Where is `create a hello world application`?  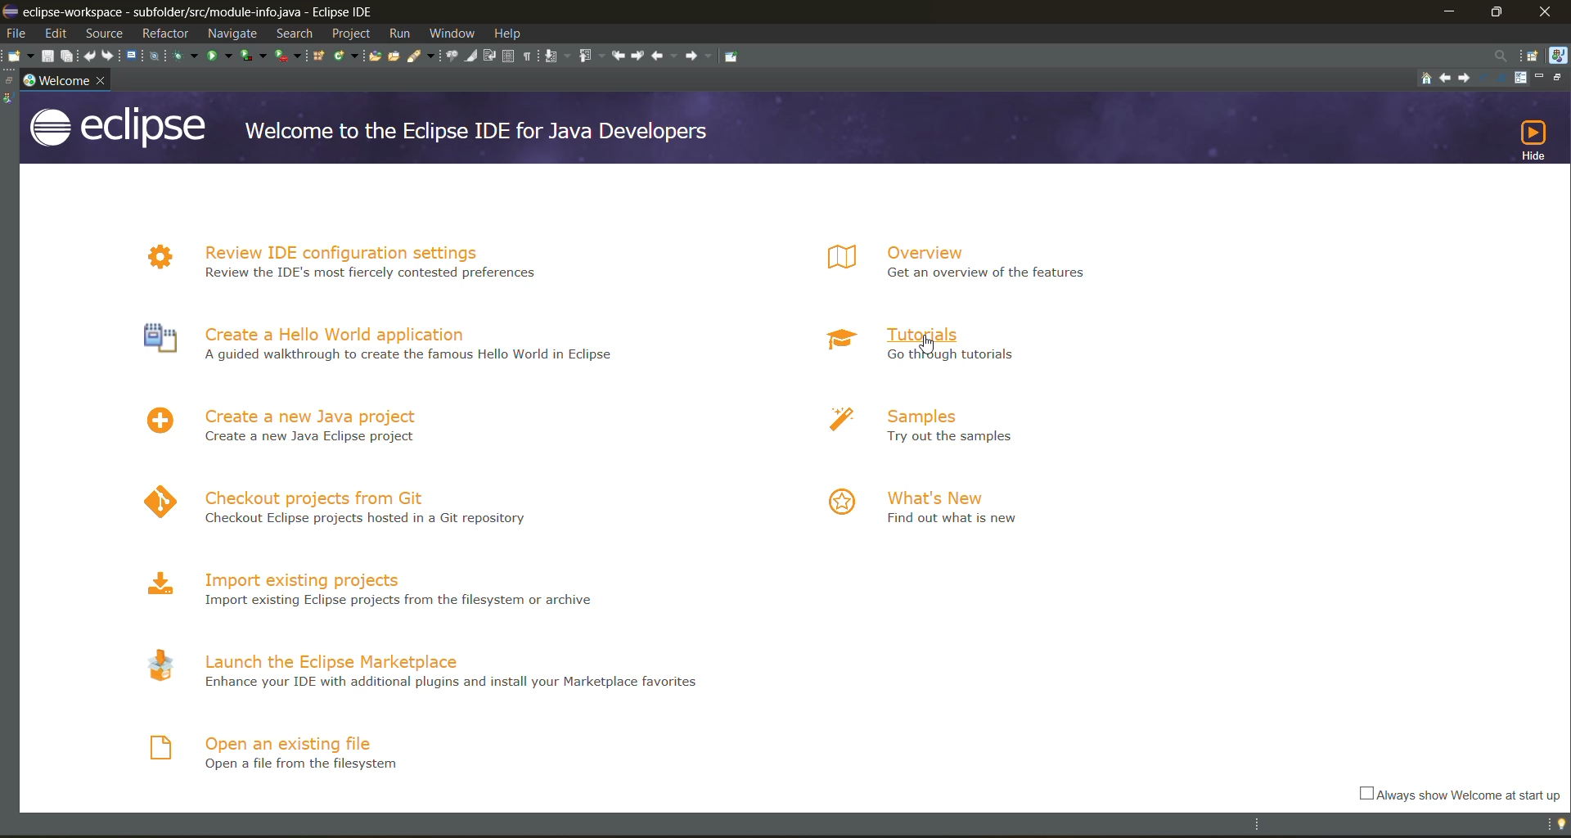 create a hello world application is located at coordinates (393, 347).